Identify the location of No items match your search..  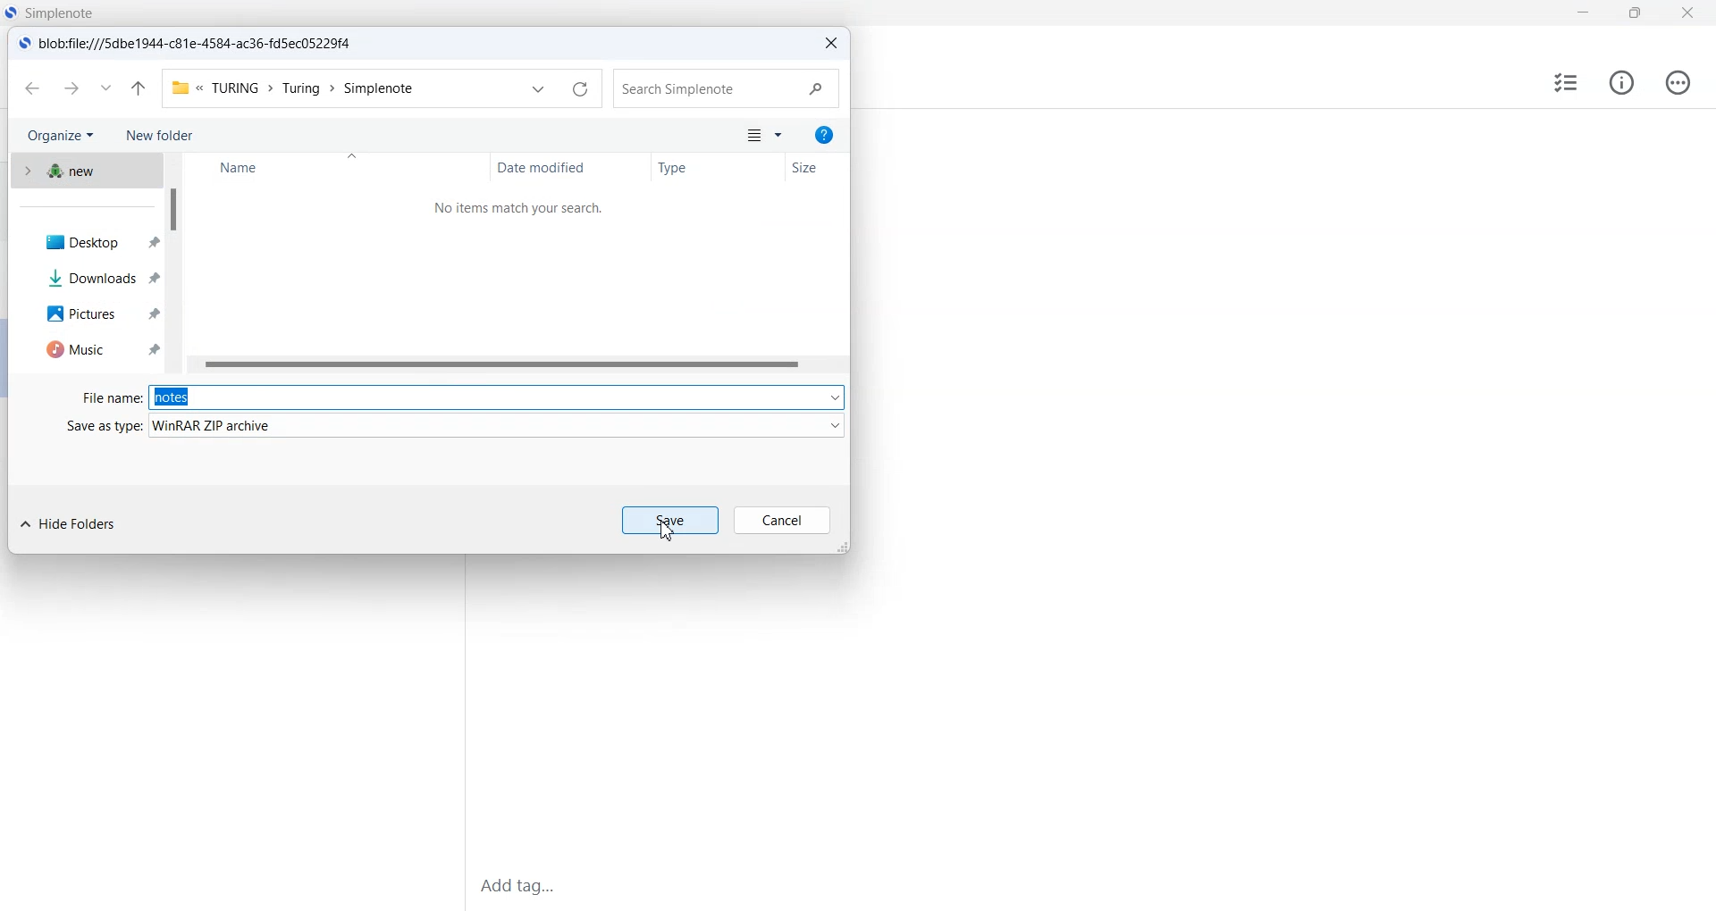
(524, 209).